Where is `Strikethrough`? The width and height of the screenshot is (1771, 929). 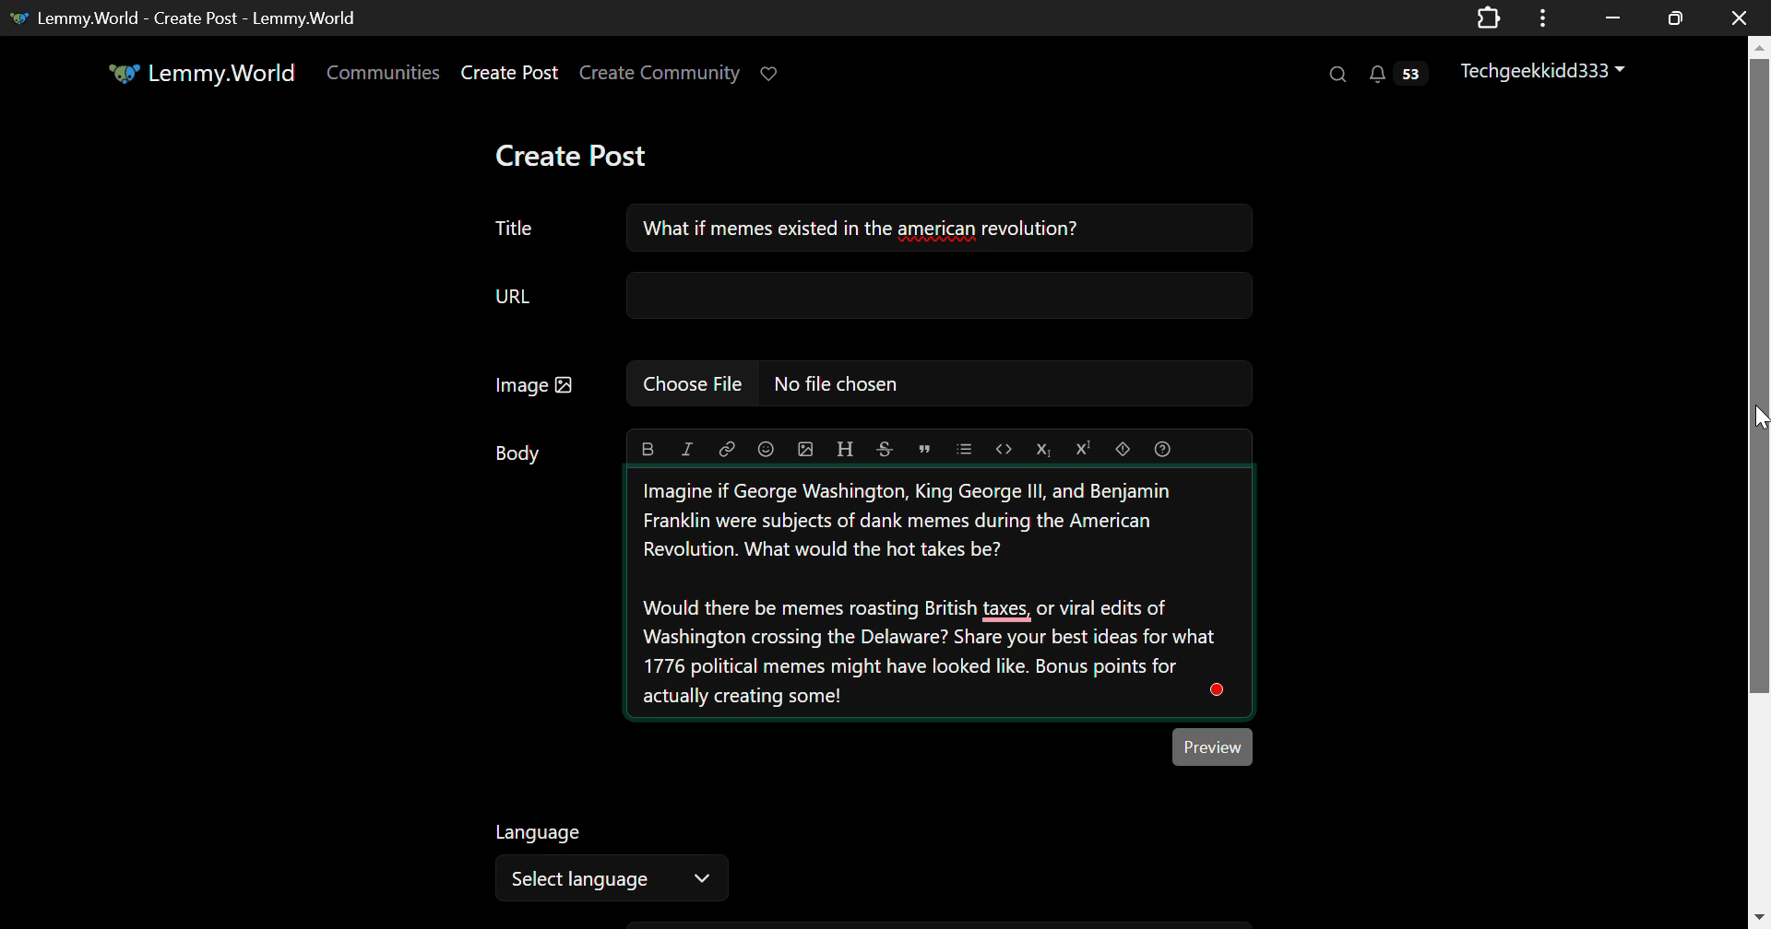 Strikethrough is located at coordinates (885, 449).